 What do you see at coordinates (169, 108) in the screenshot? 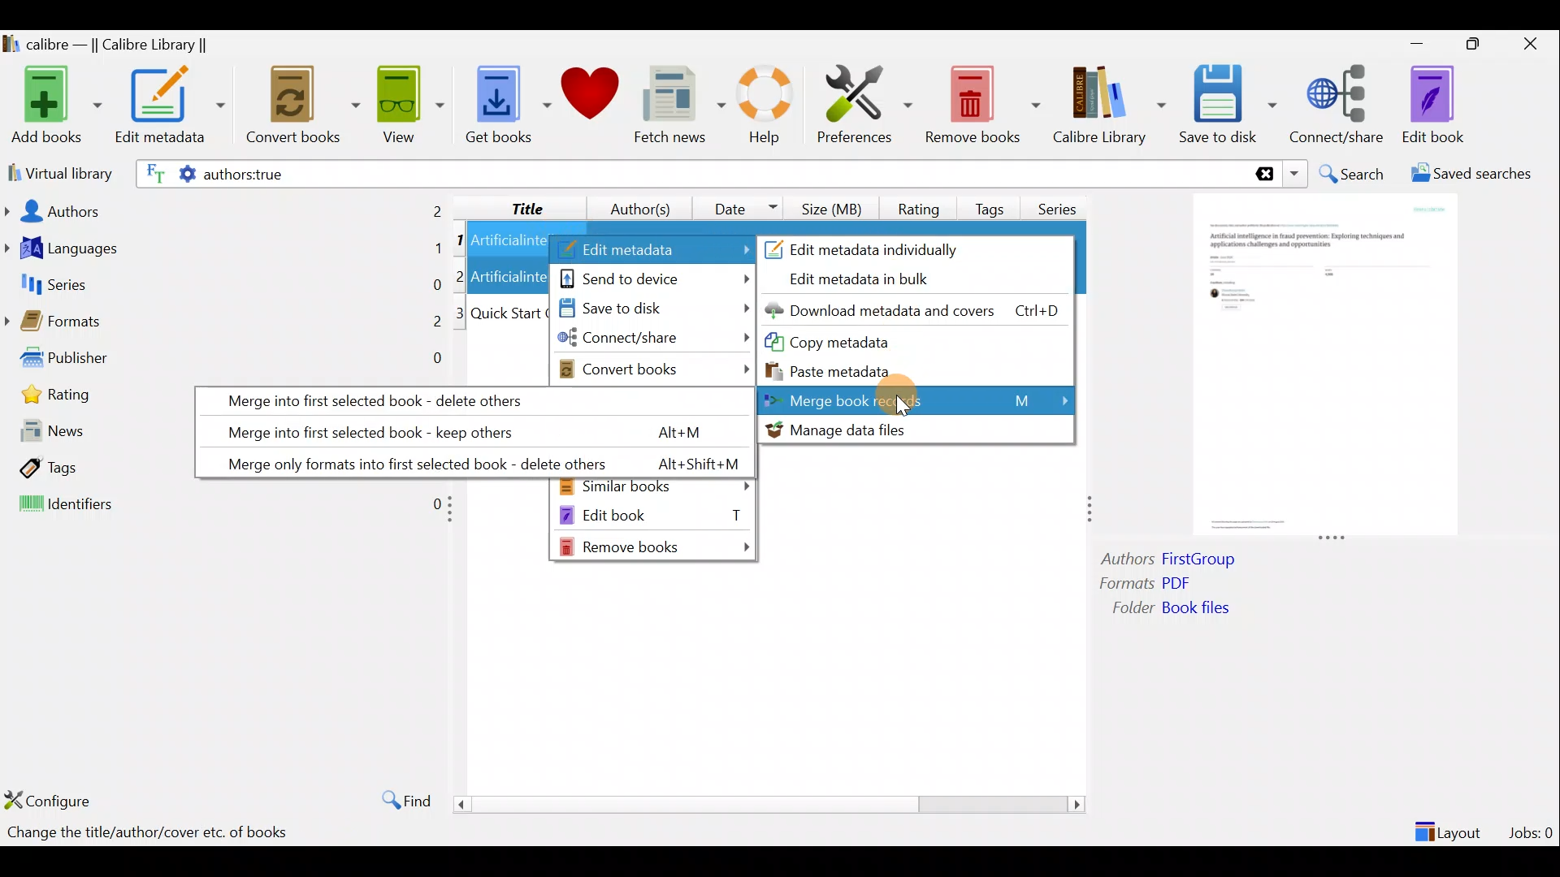
I see `Edit metadata` at bounding box center [169, 108].